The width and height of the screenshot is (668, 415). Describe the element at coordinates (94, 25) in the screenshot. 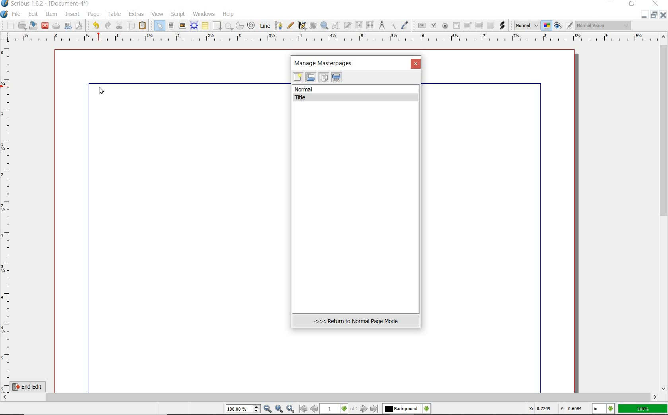

I see `undo` at that location.